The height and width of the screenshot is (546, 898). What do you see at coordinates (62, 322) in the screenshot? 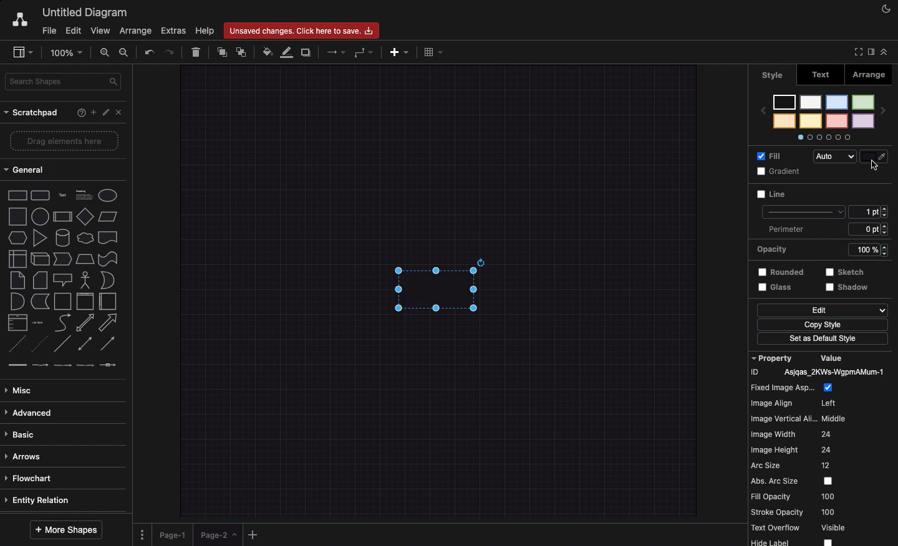
I see `curve` at bounding box center [62, 322].